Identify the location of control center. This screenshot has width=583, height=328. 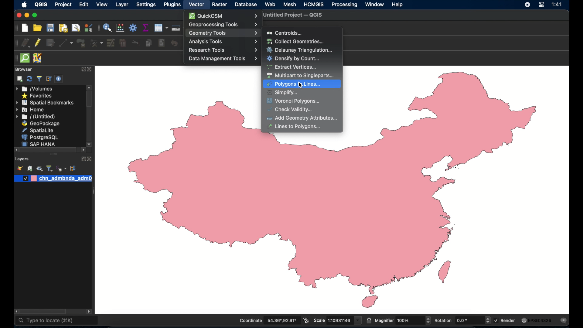
(541, 5).